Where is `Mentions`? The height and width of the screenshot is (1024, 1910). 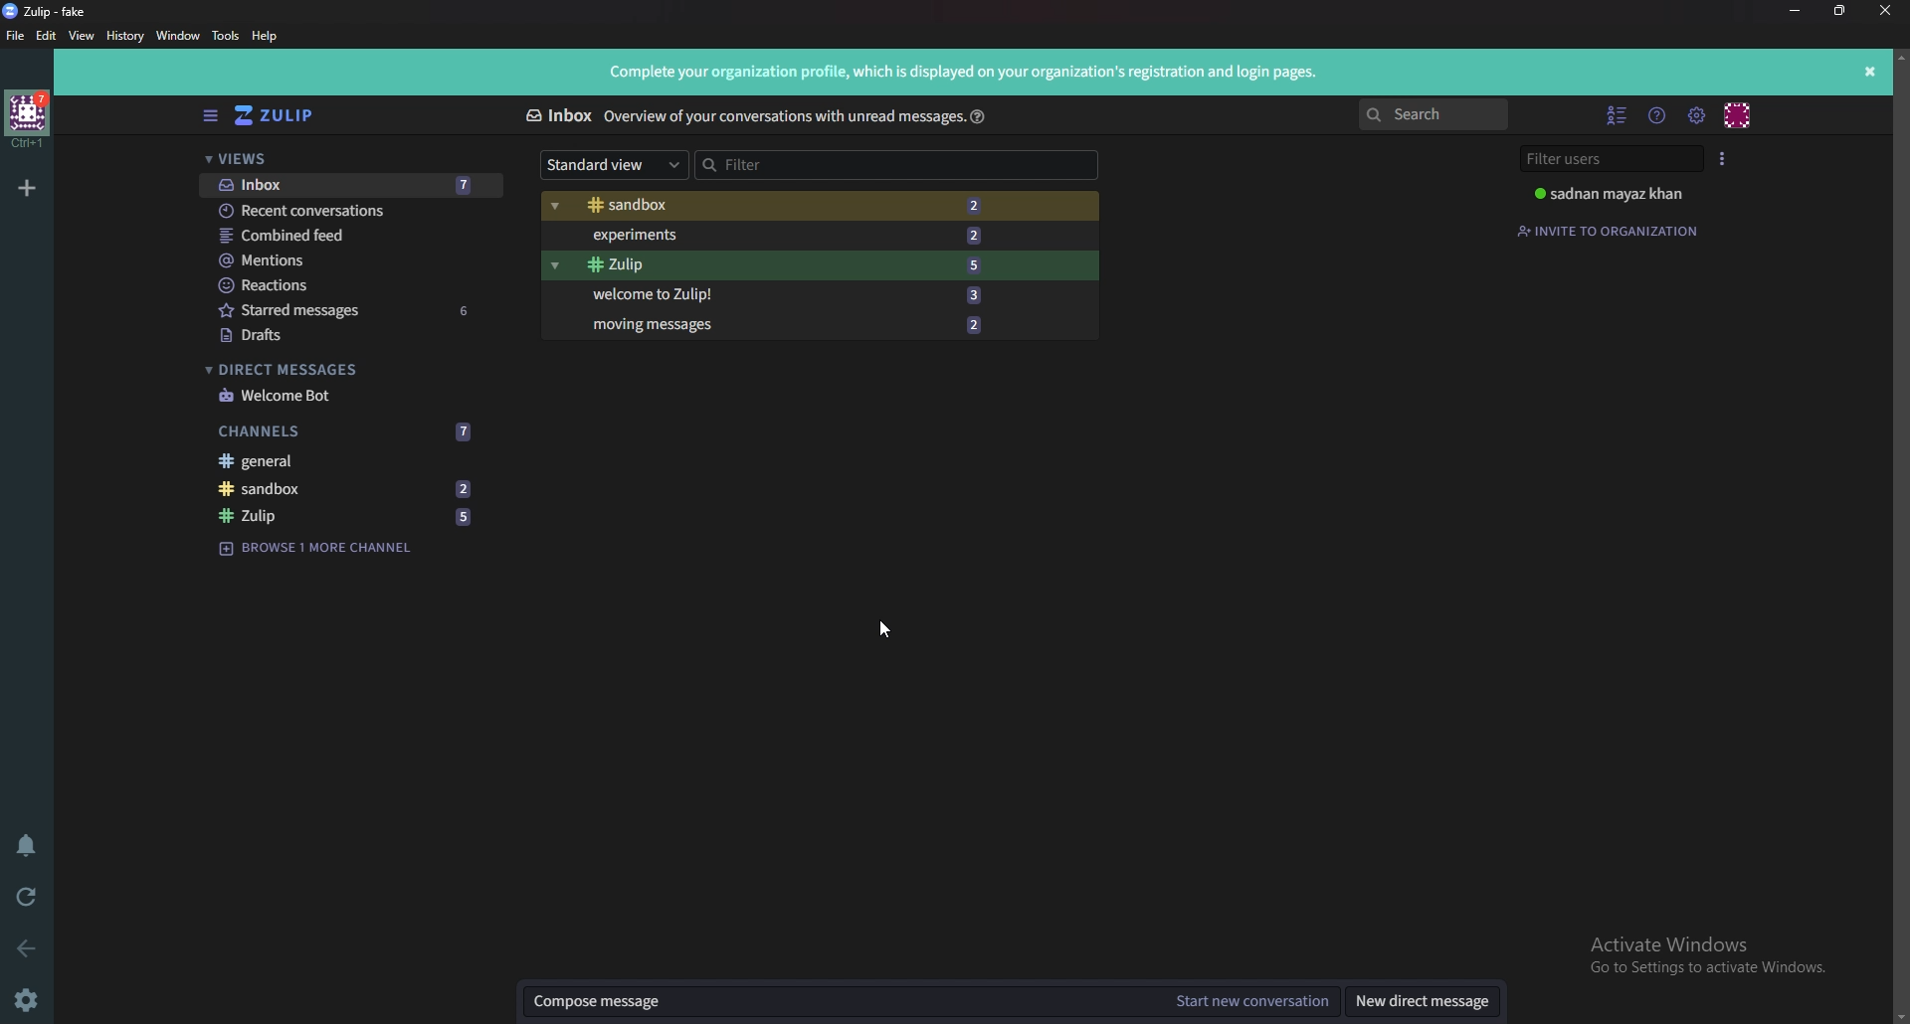
Mentions is located at coordinates (348, 261).